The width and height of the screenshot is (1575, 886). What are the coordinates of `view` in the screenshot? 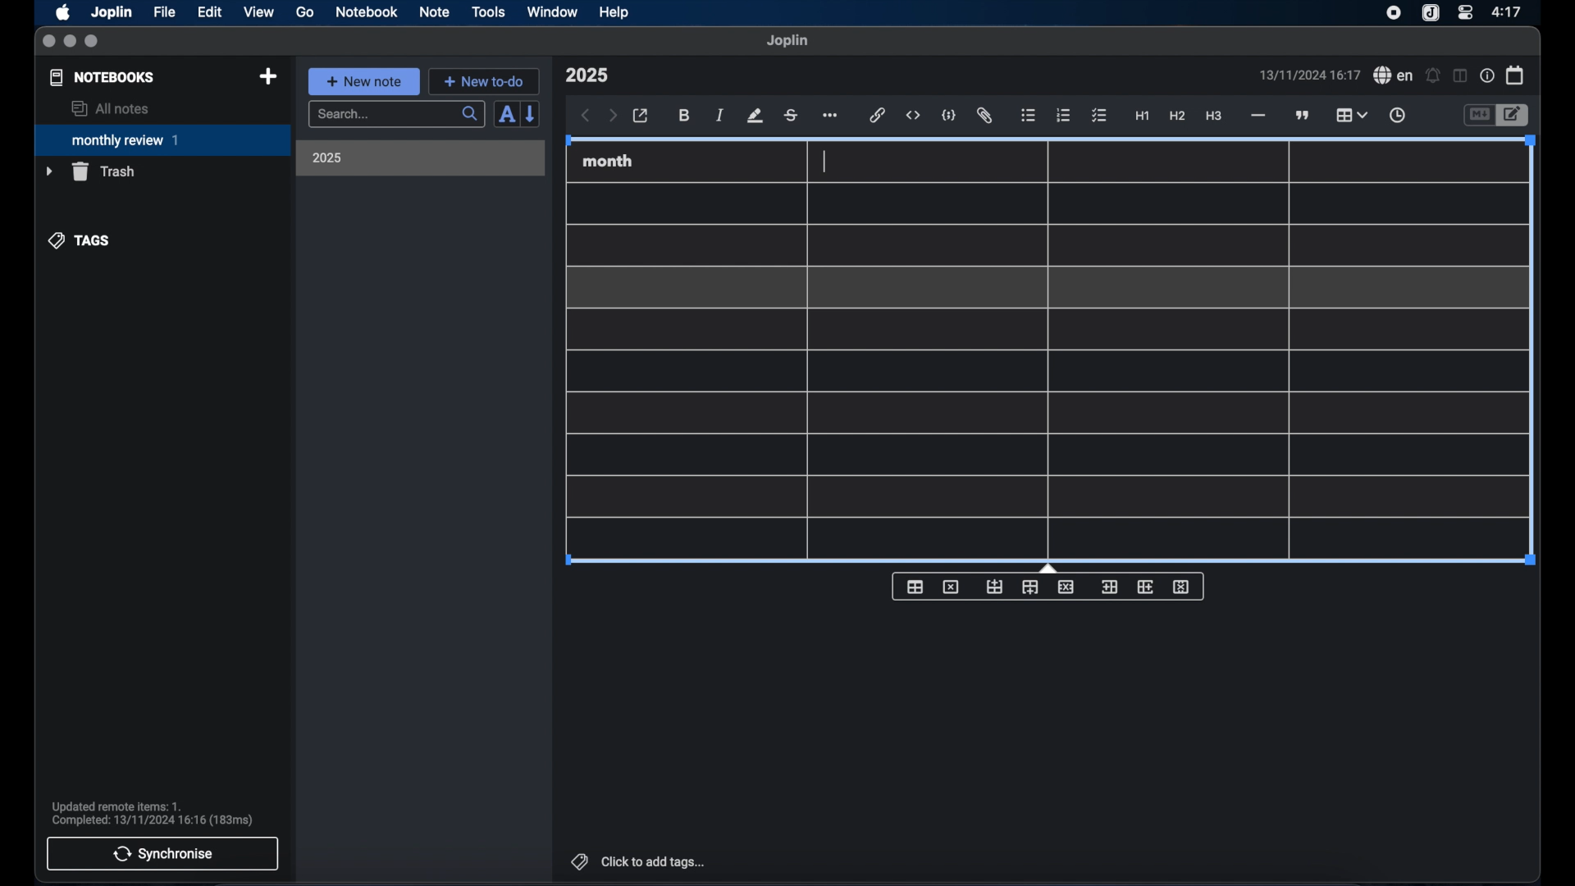 It's located at (258, 12).